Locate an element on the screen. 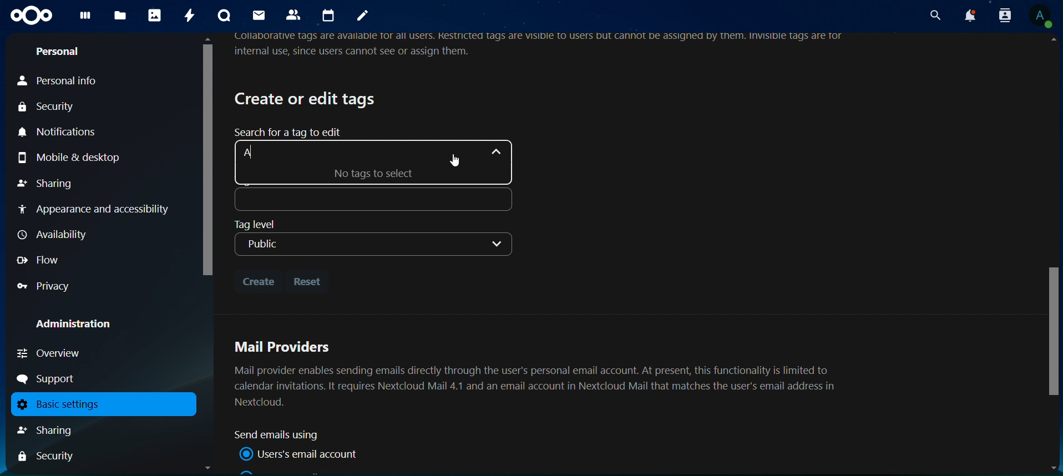 Image resolution: width=1063 pixels, height=476 pixels. reset is located at coordinates (310, 281).